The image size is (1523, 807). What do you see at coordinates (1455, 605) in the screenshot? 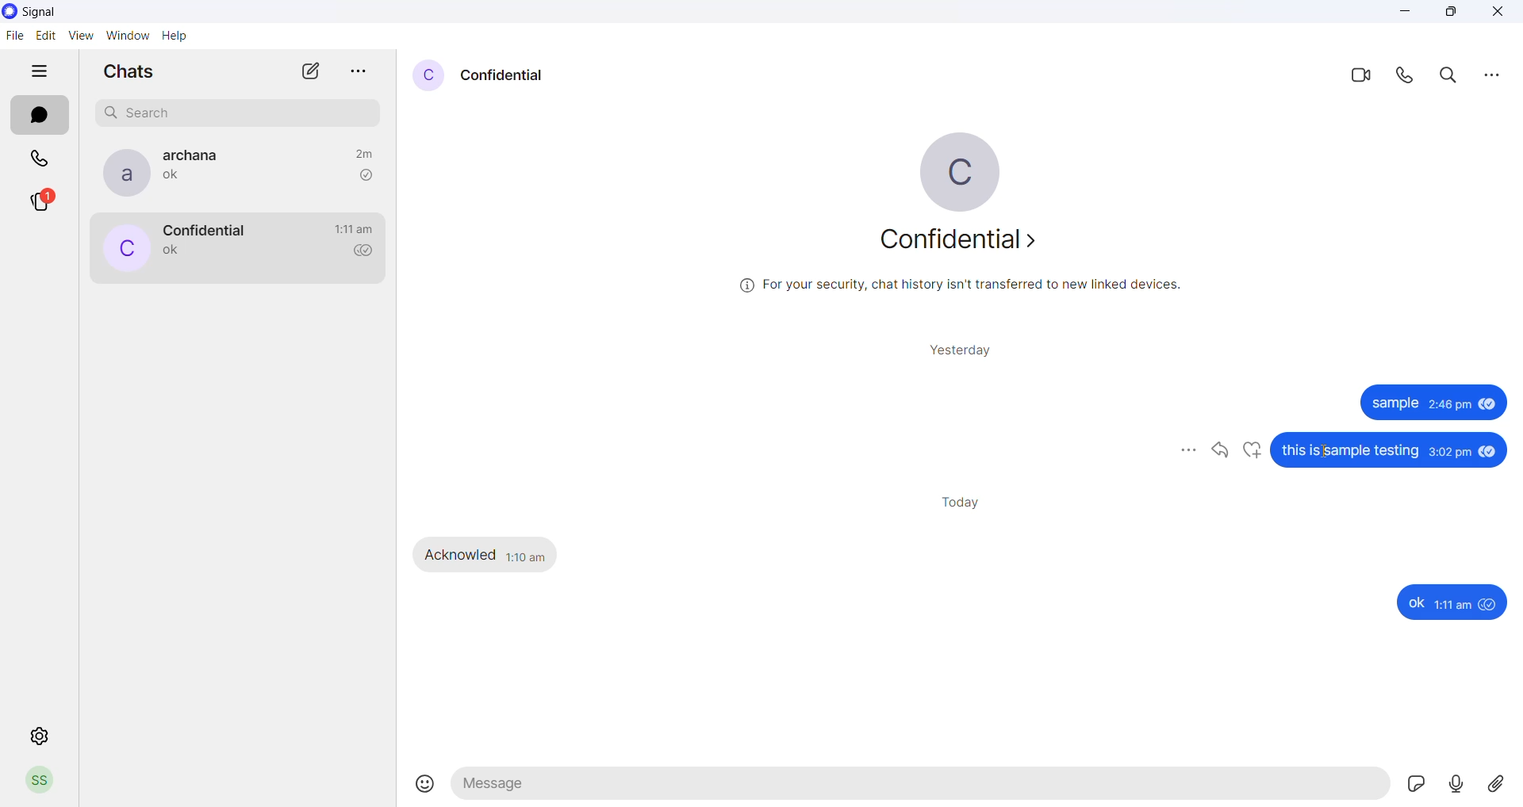
I see `1:11am` at bounding box center [1455, 605].